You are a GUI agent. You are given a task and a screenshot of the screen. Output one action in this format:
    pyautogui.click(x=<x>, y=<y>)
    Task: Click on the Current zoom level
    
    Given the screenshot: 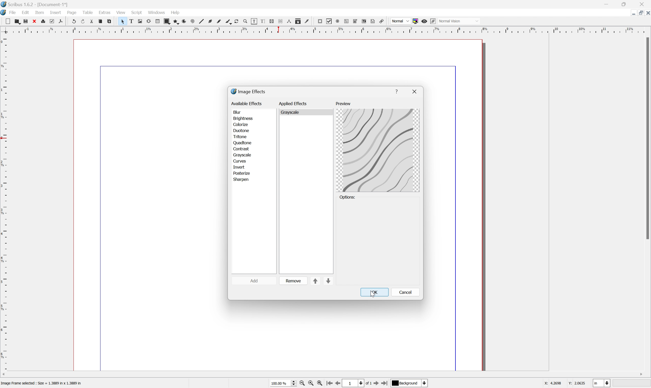 What is the action you would take?
    pyautogui.click(x=283, y=383)
    